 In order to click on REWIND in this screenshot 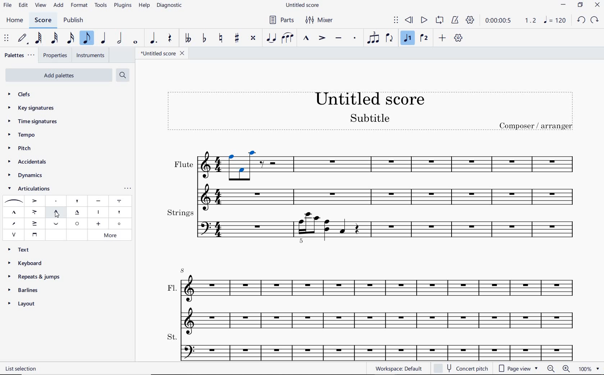, I will do `click(408, 20)`.